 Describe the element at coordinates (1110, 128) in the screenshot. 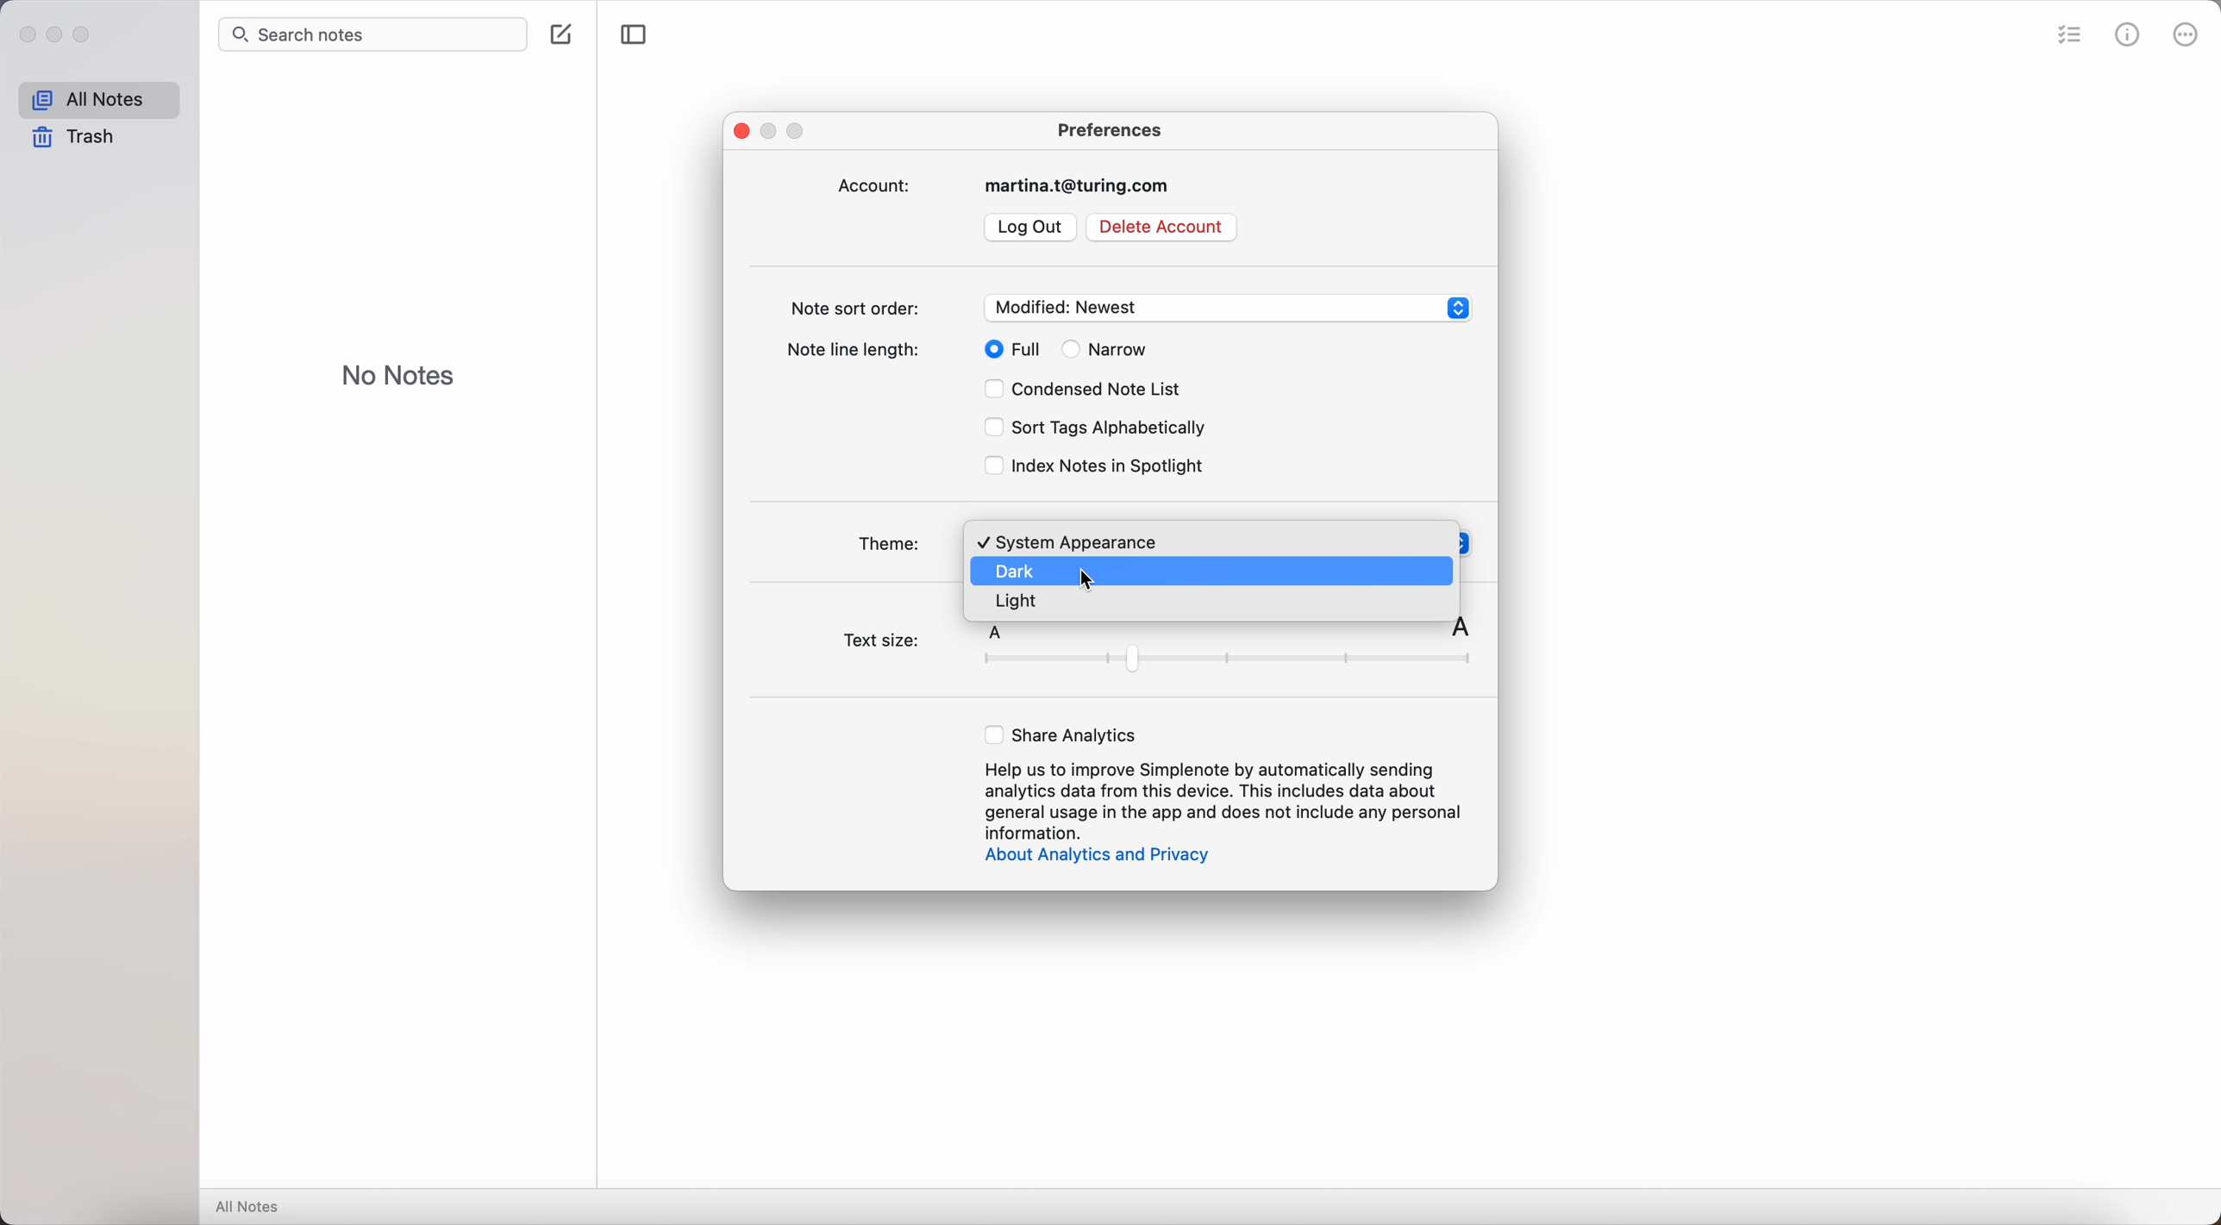

I see `preferences` at that location.